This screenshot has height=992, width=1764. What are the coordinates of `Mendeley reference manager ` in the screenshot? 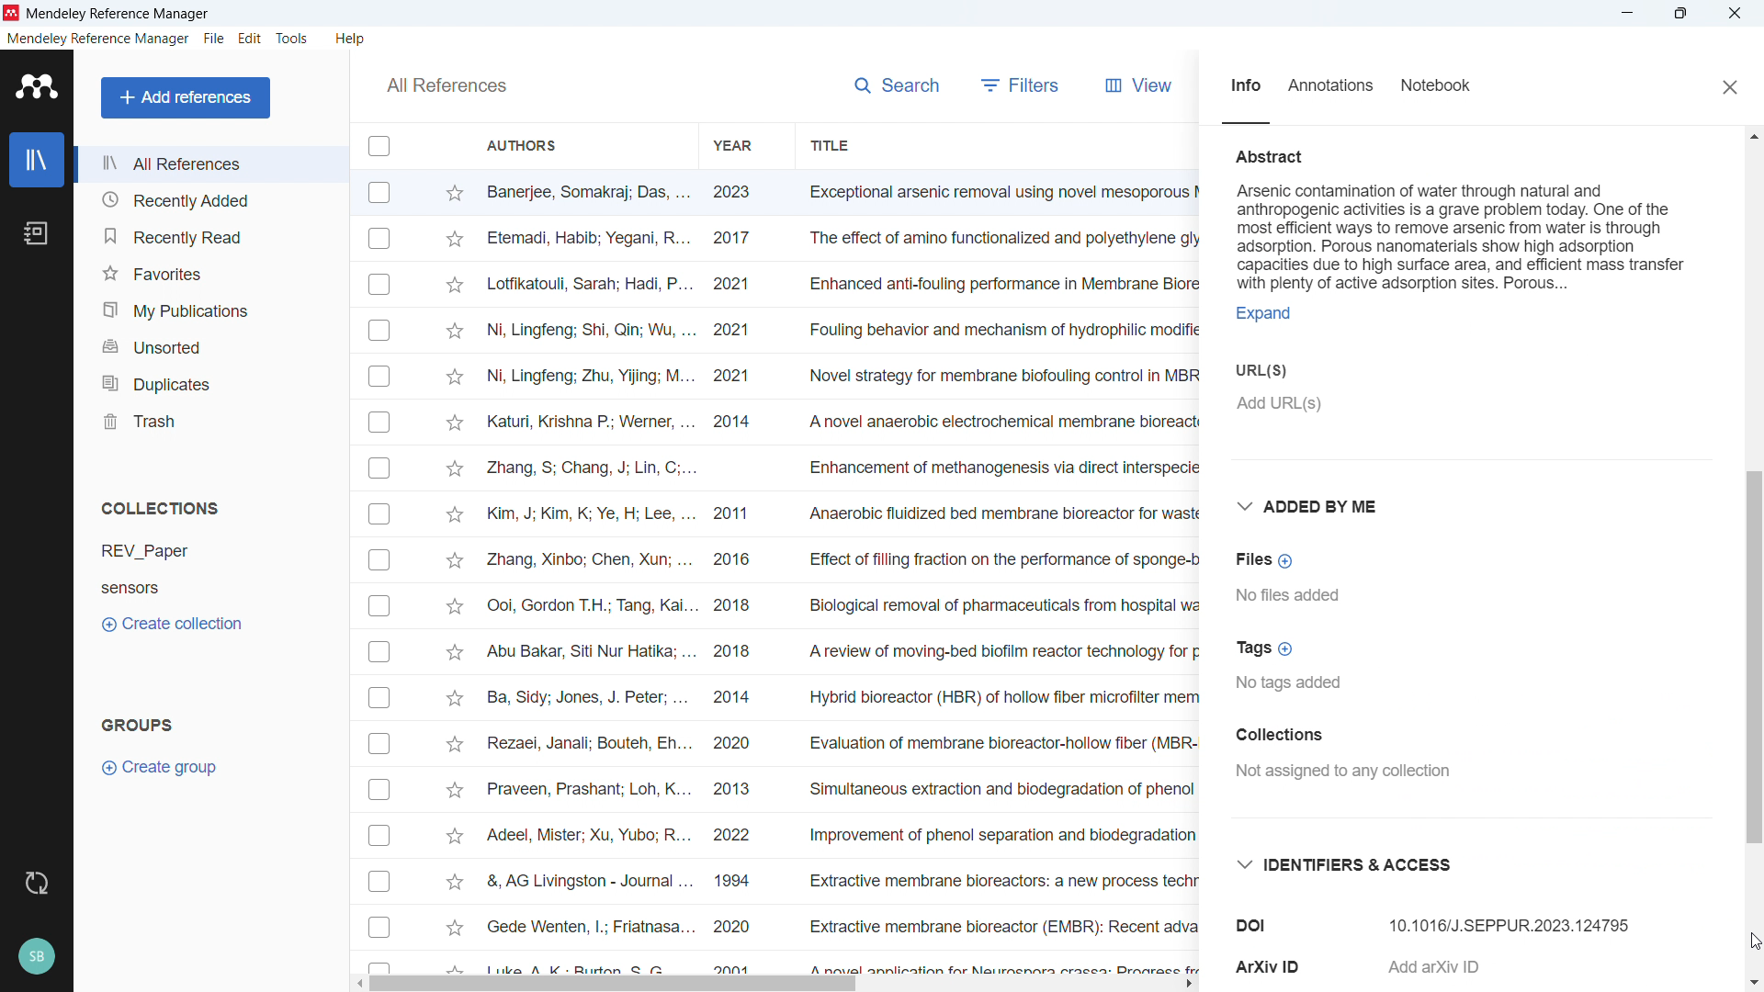 It's located at (98, 39).